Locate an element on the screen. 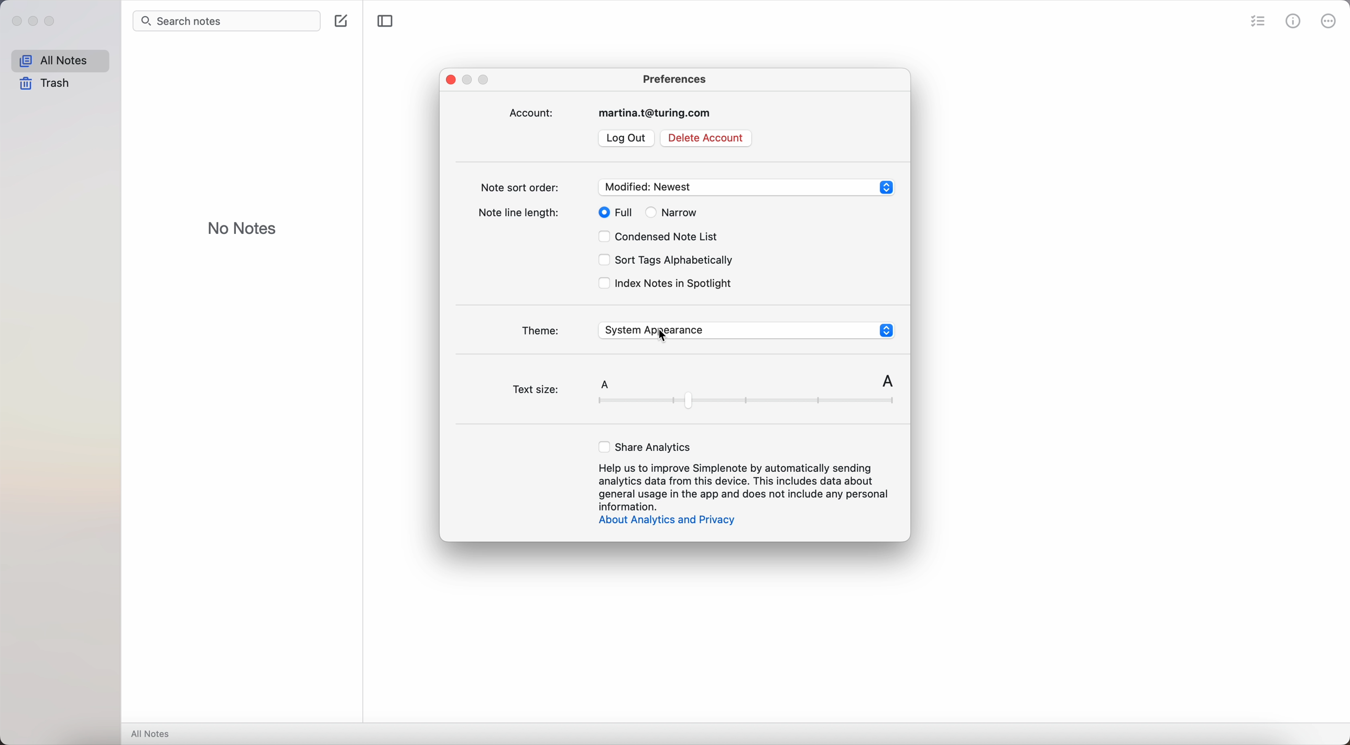 Image resolution: width=1350 pixels, height=745 pixels. sort tags alphabetically is located at coordinates (664, 261).